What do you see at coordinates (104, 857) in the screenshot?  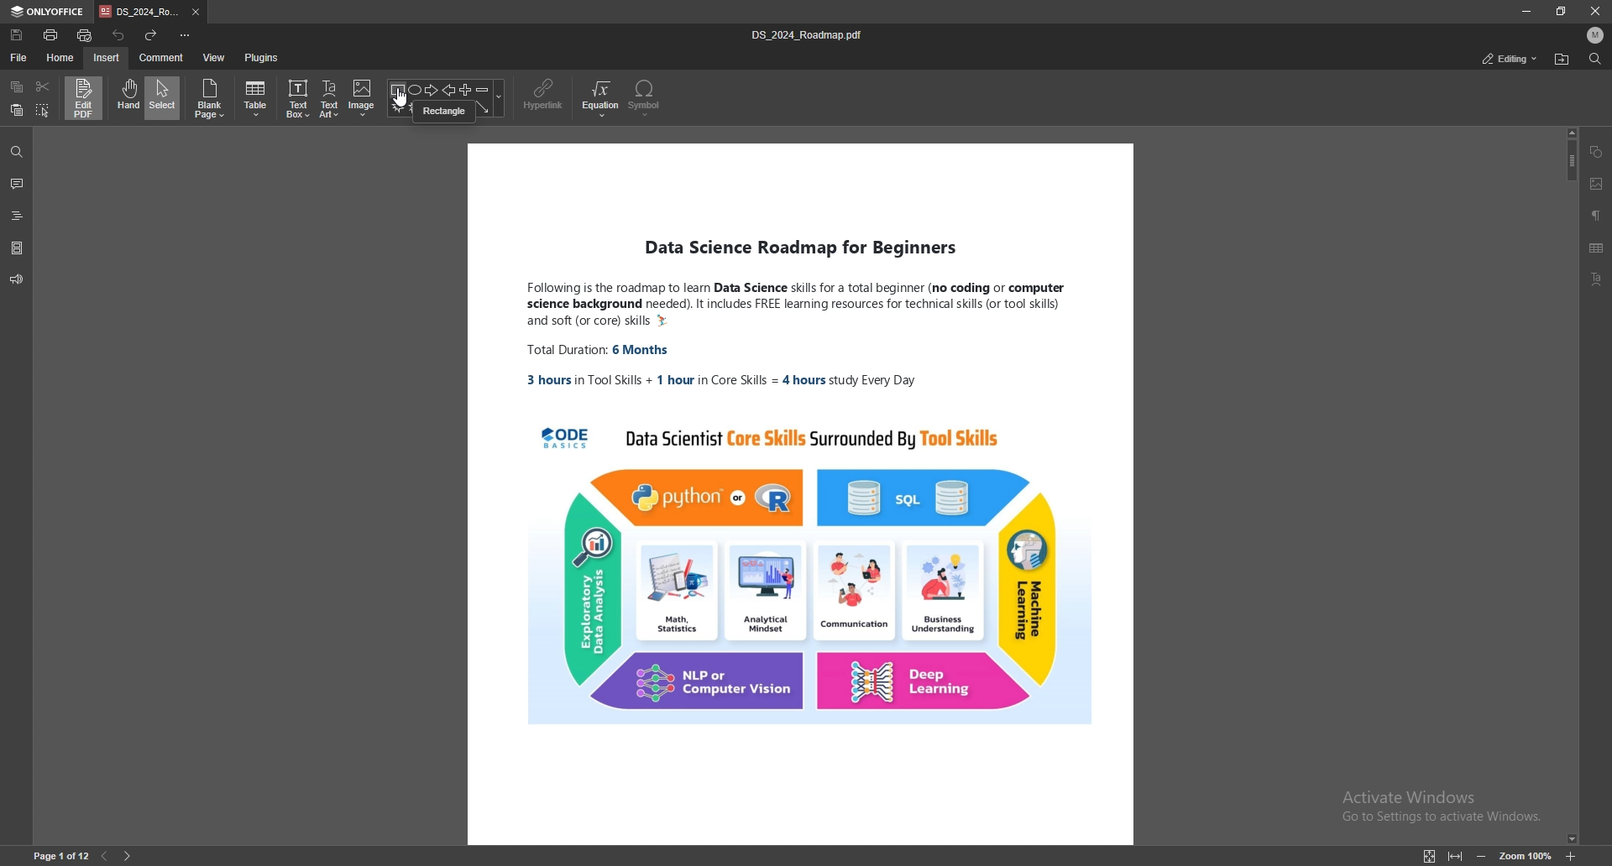 I see `previous page` at bounding box center [104, 857].